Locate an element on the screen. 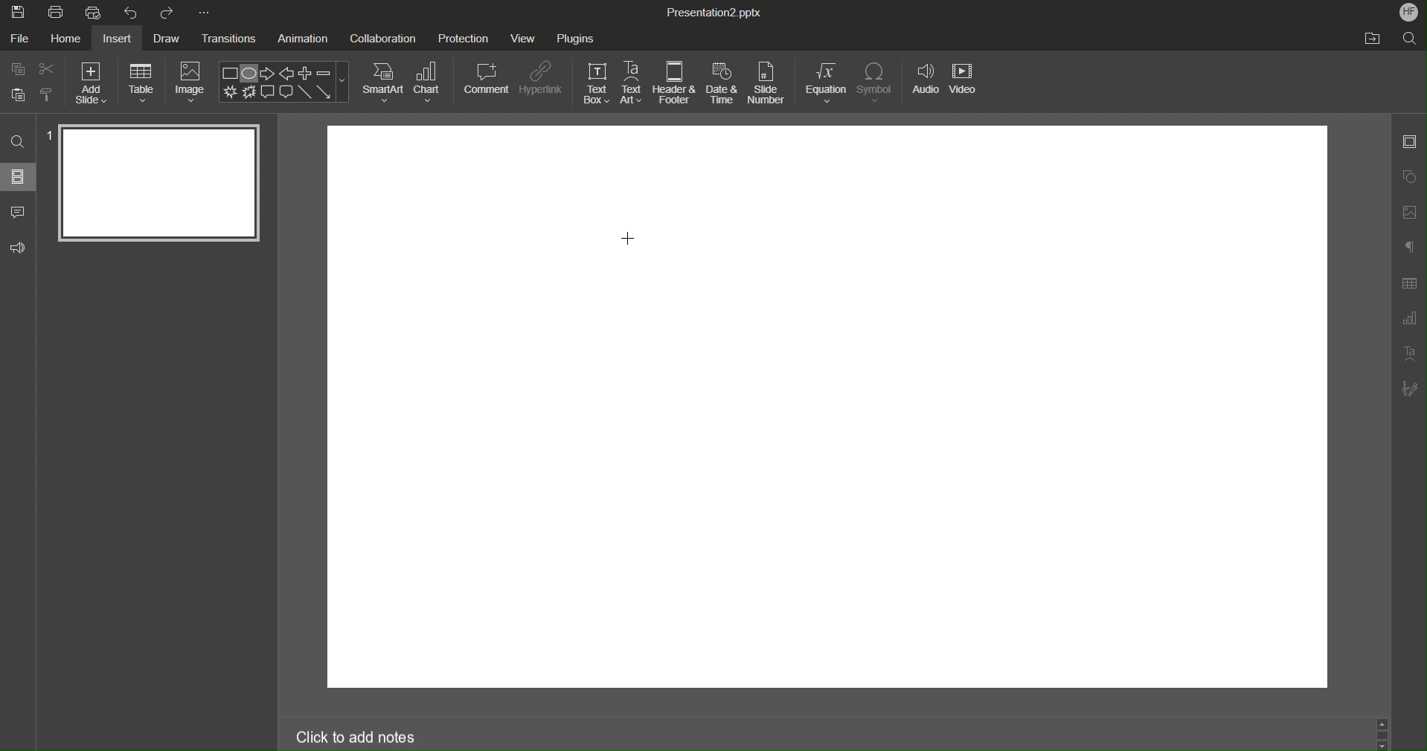 The width and height of the screenshot is (1427, 751). Home is located at coordinates (64, 39).